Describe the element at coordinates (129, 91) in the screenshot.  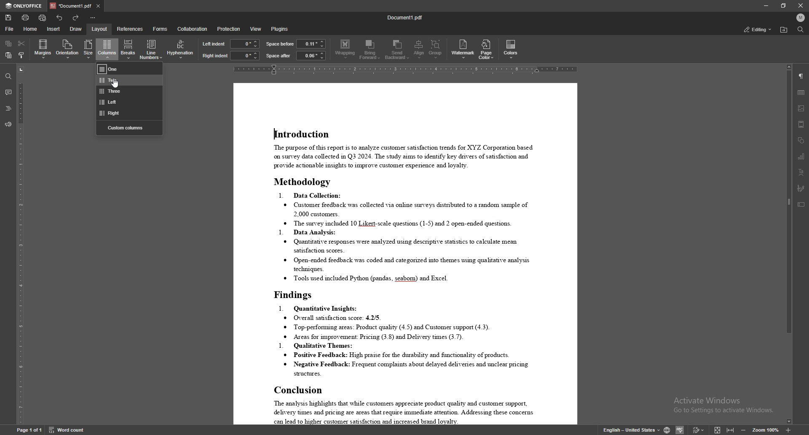
I see `three columns` at that location.